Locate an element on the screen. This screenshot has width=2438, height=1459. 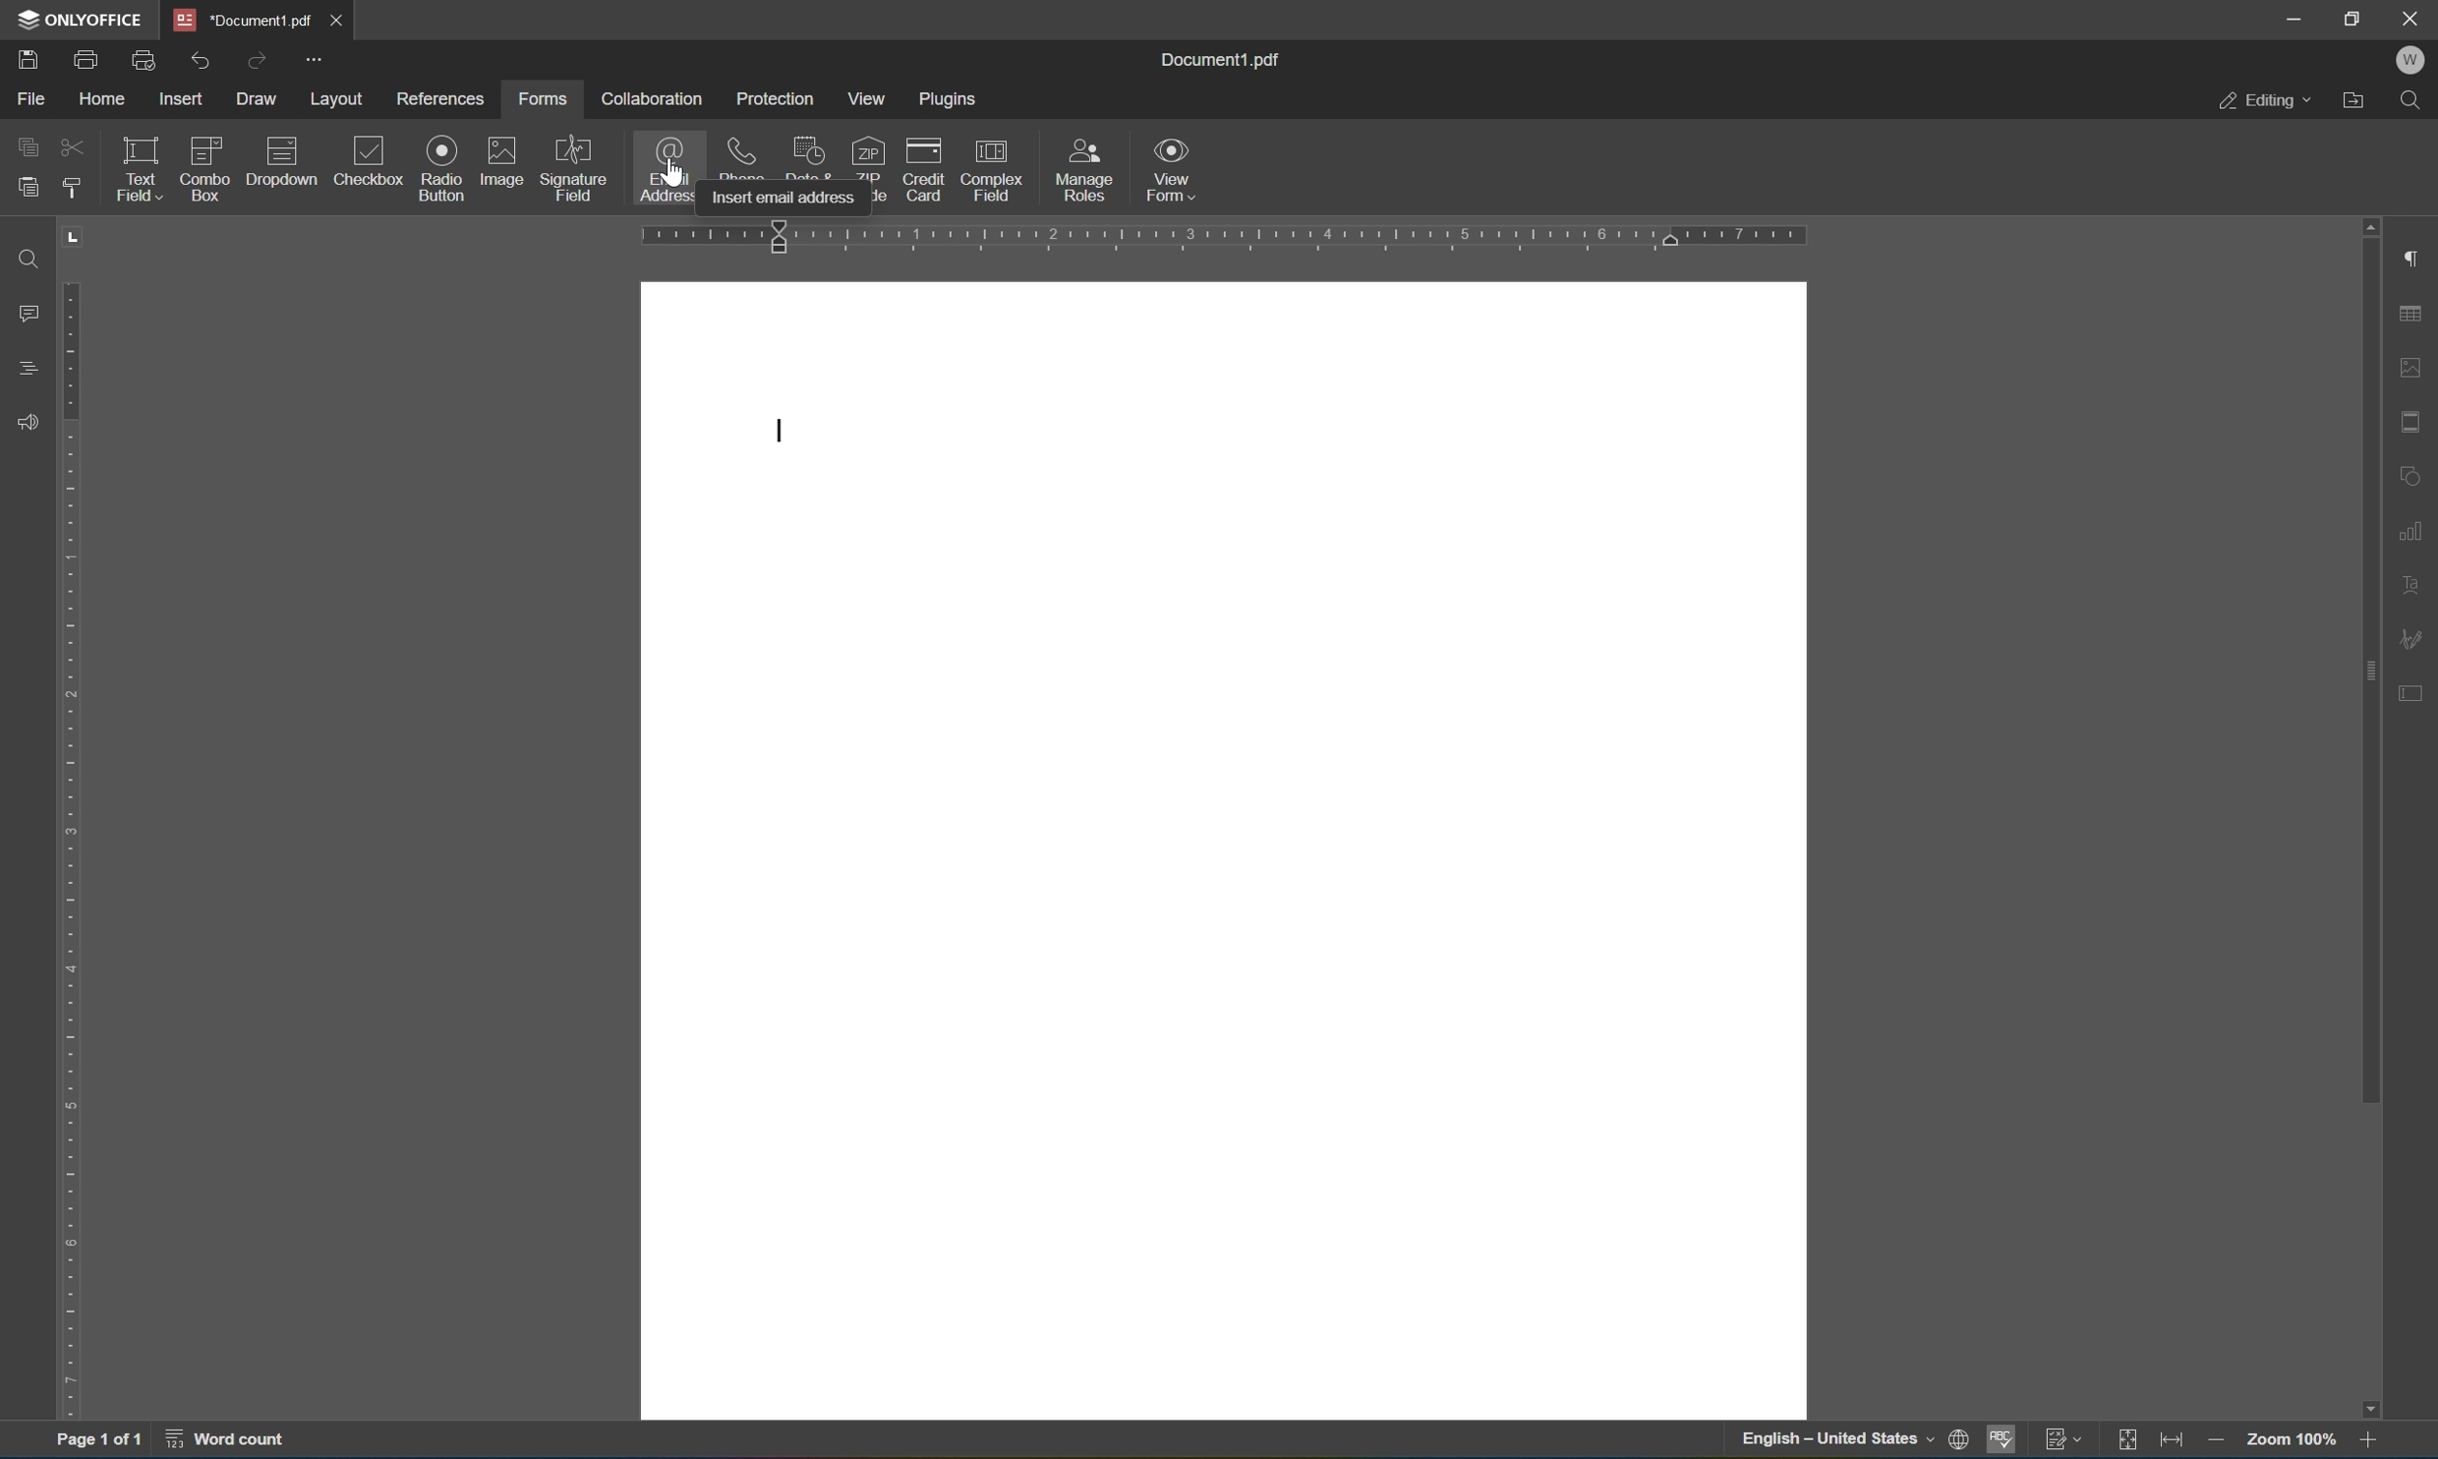
Insert email address is located at coordinates (782, 201).